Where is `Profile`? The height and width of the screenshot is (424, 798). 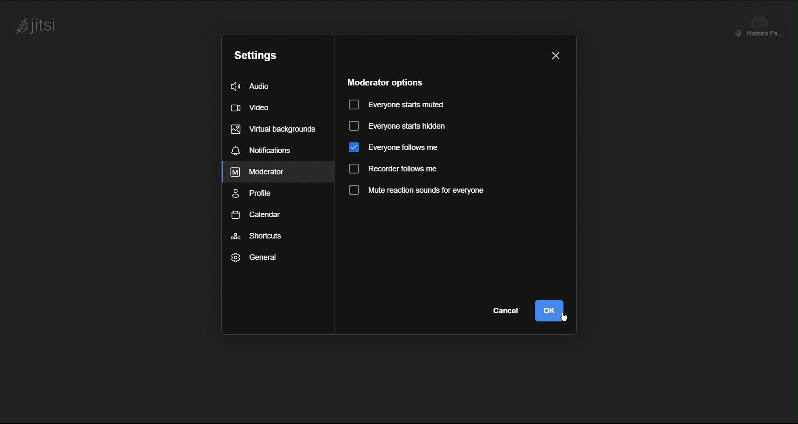
Profile is located at coordinates (255, 194).